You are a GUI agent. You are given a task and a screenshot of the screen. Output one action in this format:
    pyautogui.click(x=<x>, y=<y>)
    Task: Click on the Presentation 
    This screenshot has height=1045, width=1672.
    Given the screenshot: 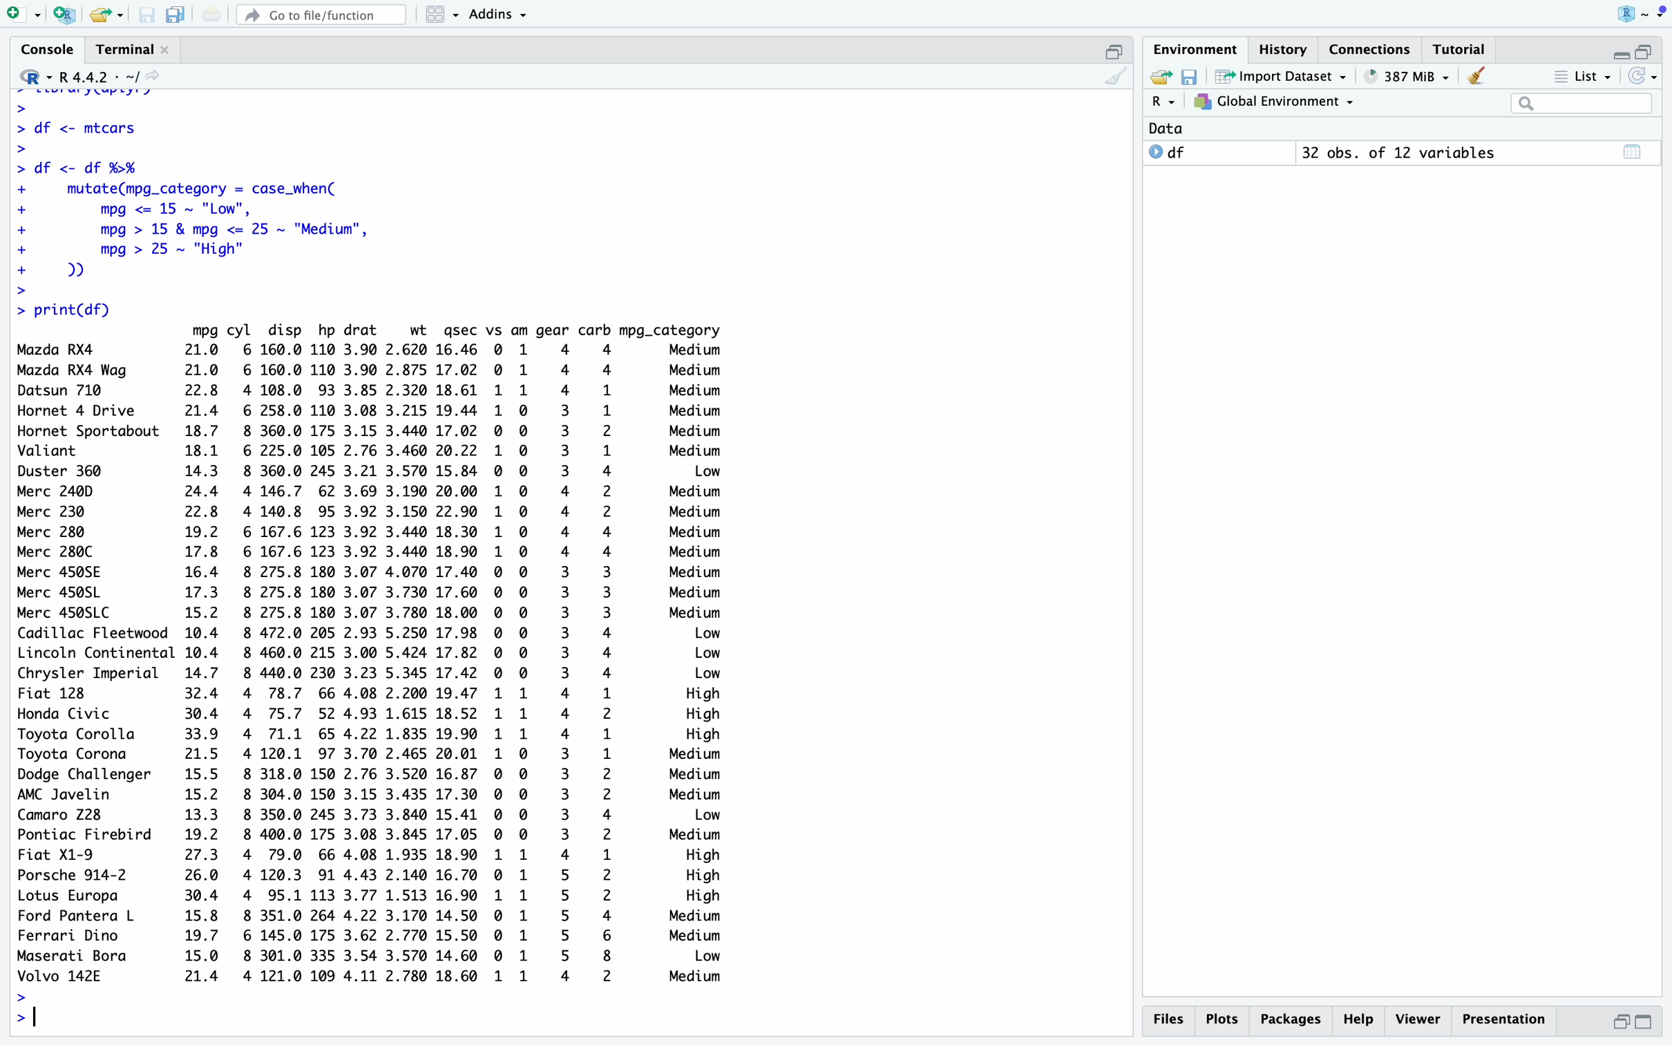 What is the action you would take?
    pyautogui.click(x=1505, y=1019)
    